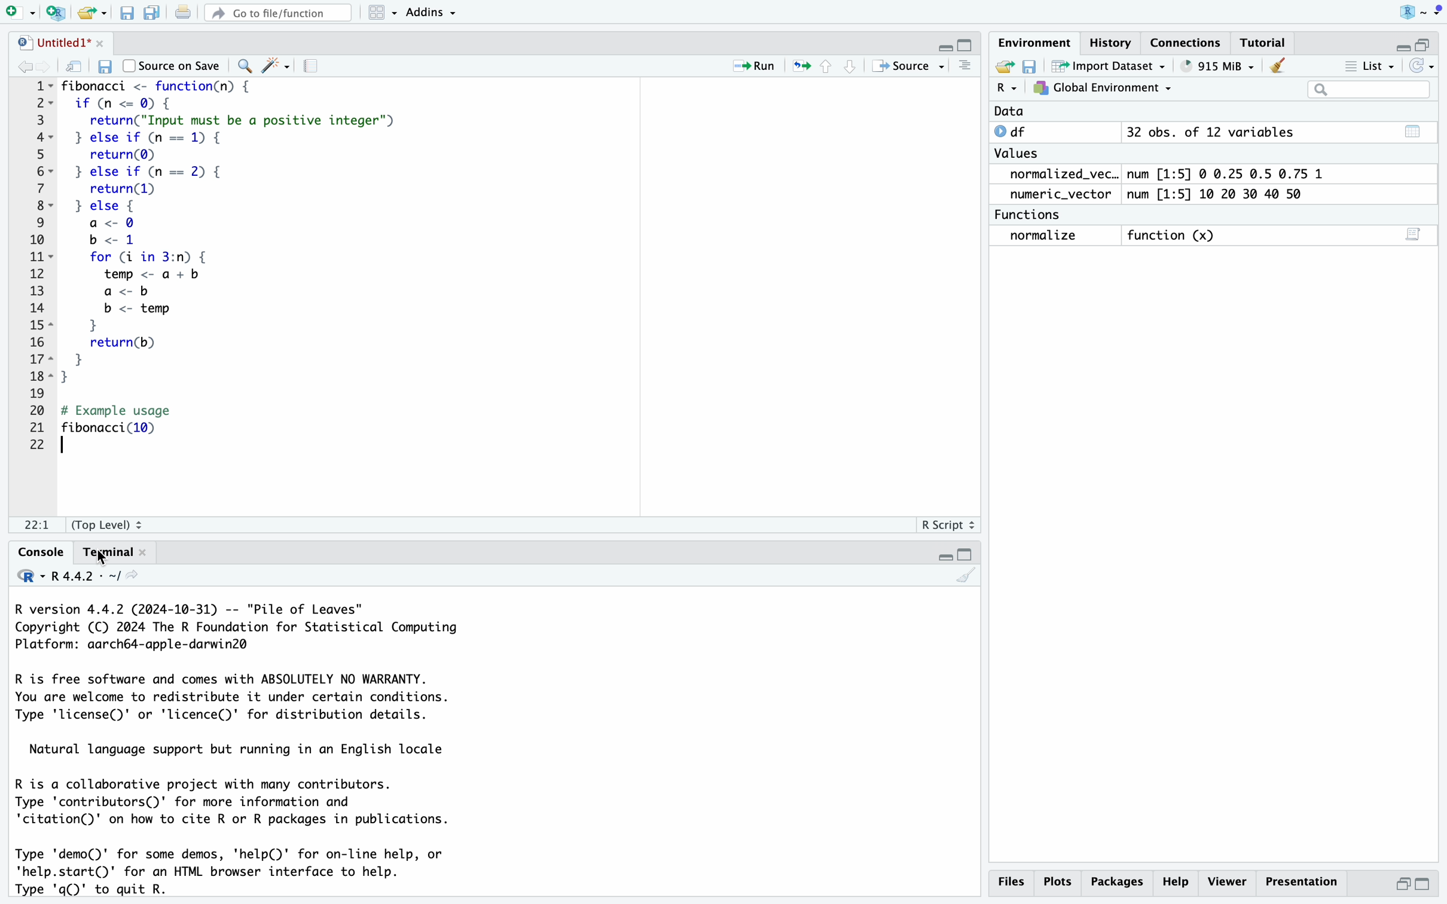 This screenshot has height=904, width=1447. What do you see at coordinates (1018, 111) in the screenshot?
I see `date` at bounding box center [1018, 111].